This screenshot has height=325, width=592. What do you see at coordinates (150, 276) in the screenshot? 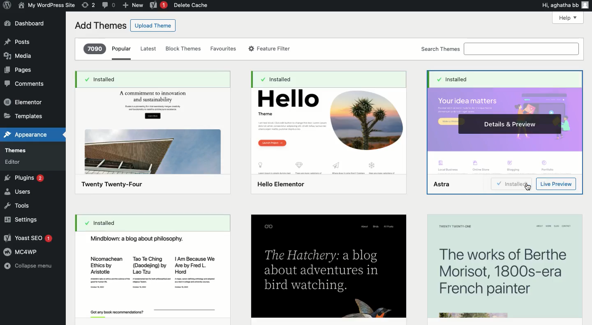
I see `Mindblown: a blog about philosophy.Nicomachean ~ TaoTeChing | Am Because WeEthics by (Daodejing) by ~~ Are by Fred L.Aristotle Lao Tzu Hord,Got any book rcommendionss?` at bounding box center [150, 276].